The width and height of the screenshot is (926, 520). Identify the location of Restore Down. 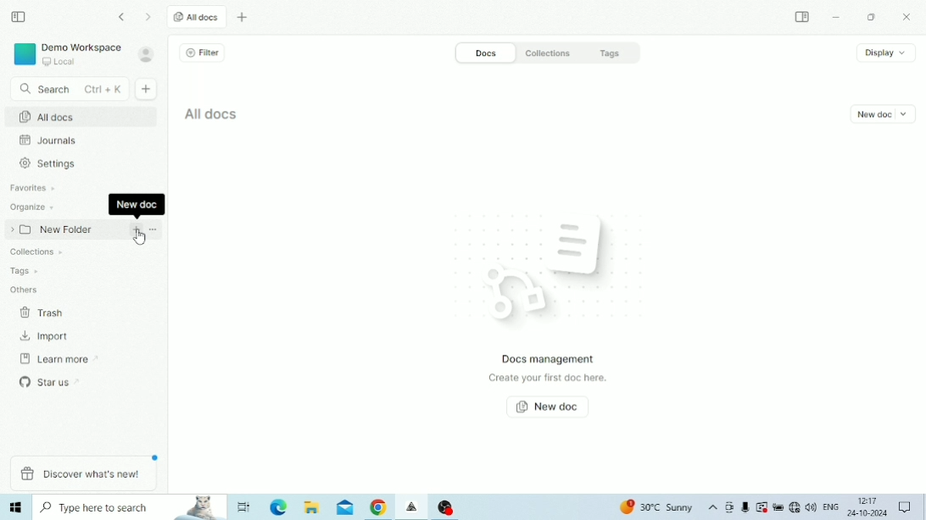
(871, 18).